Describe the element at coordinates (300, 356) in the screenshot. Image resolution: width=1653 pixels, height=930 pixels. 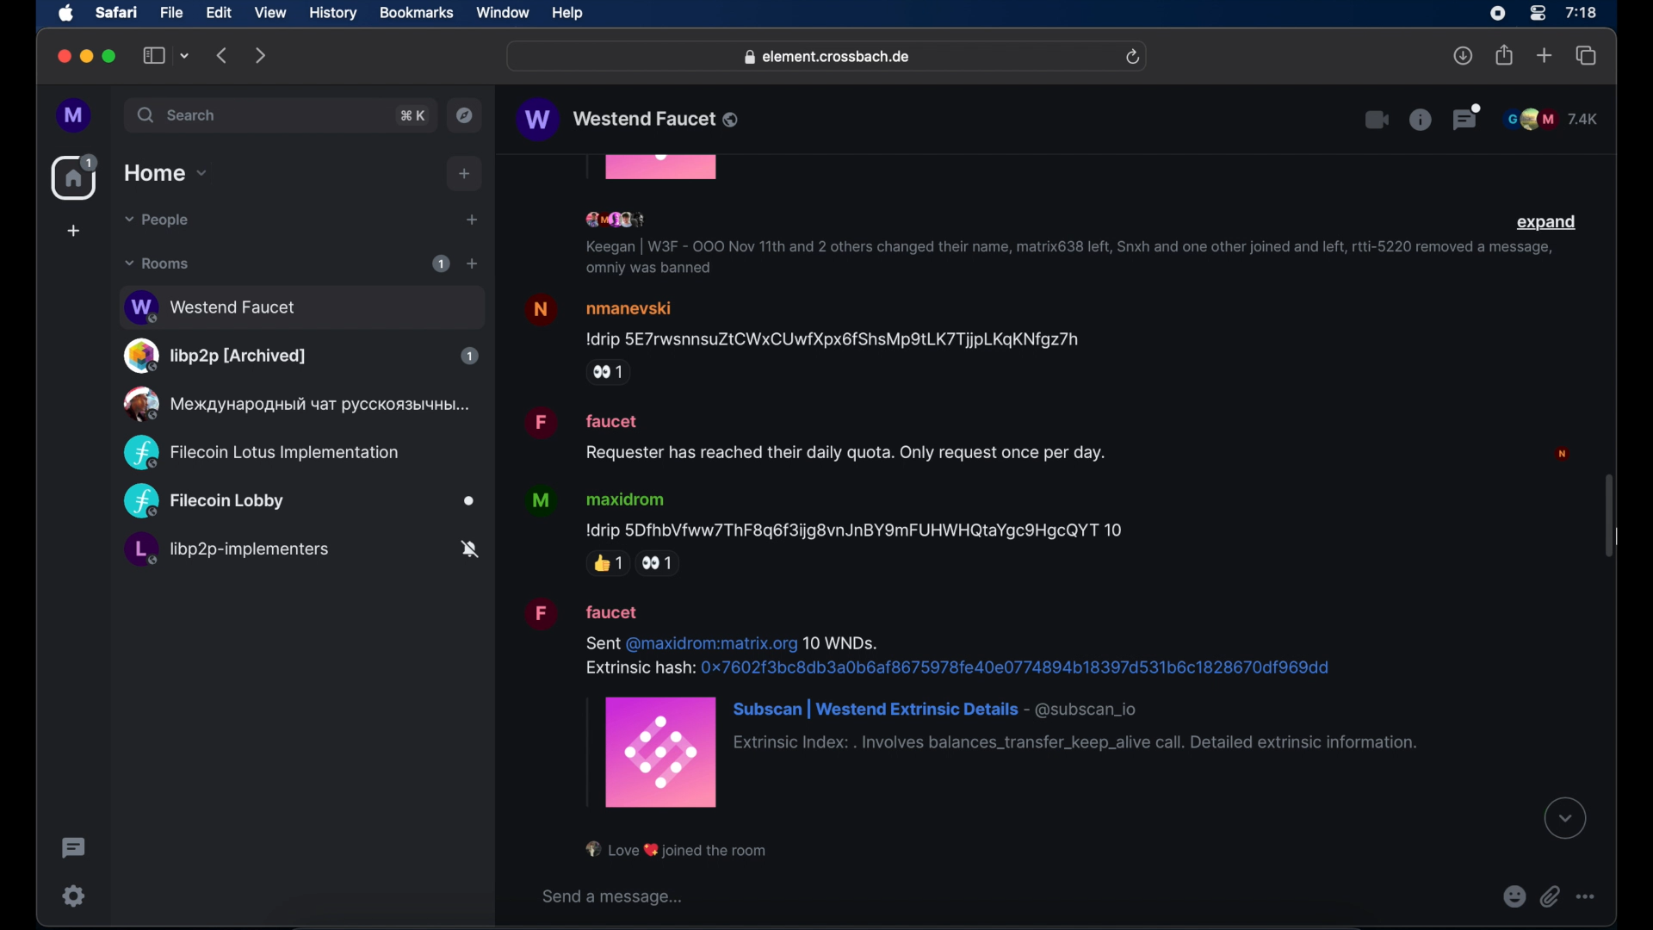
I see `public room` at that location.